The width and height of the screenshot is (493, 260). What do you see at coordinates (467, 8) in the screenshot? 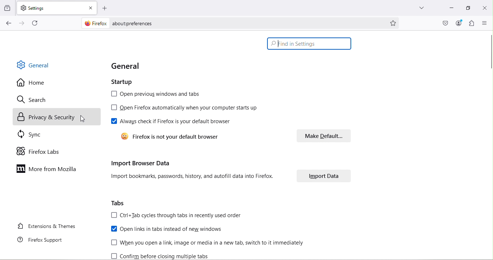
I see `Maximize` at bounding box center [467, 8].